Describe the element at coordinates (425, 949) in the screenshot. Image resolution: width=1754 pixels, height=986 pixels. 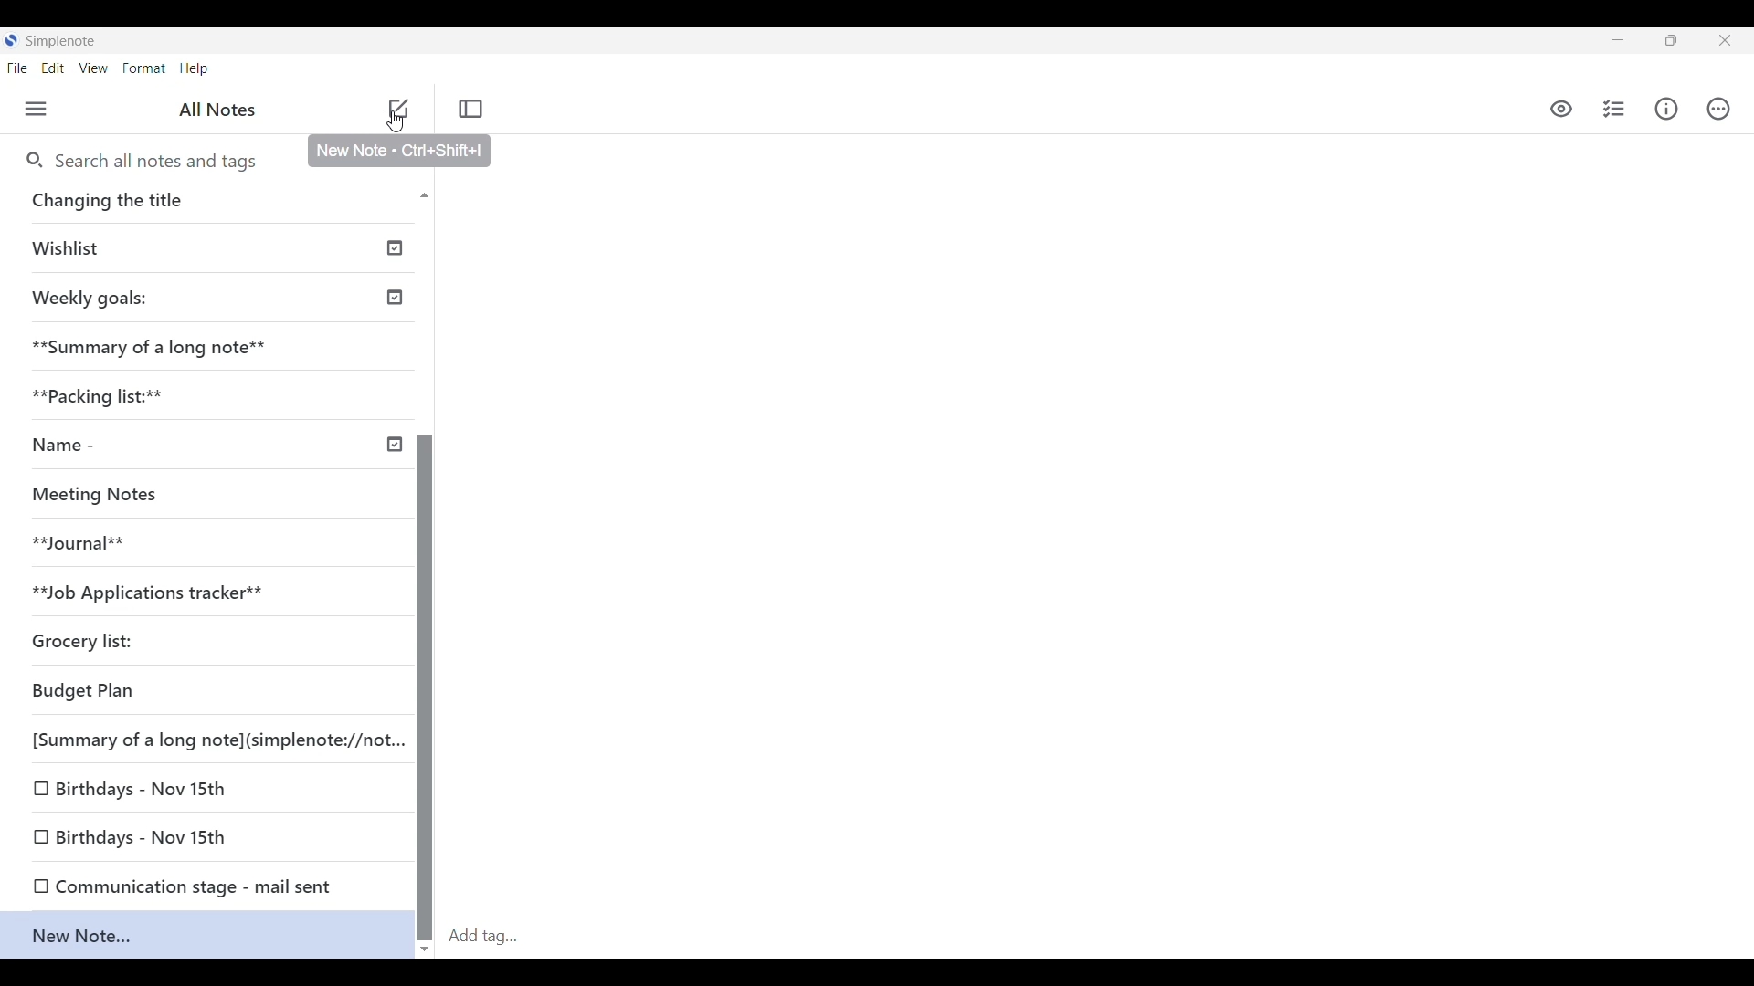
I see `Quick slide to bottom` at that location.